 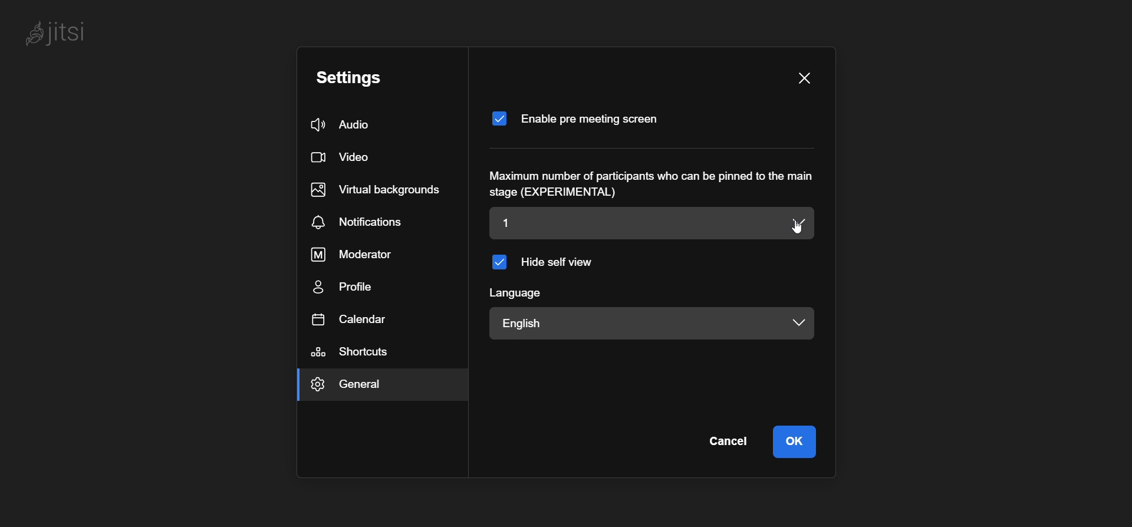 I want to click on general, so click(x=361, y=387).